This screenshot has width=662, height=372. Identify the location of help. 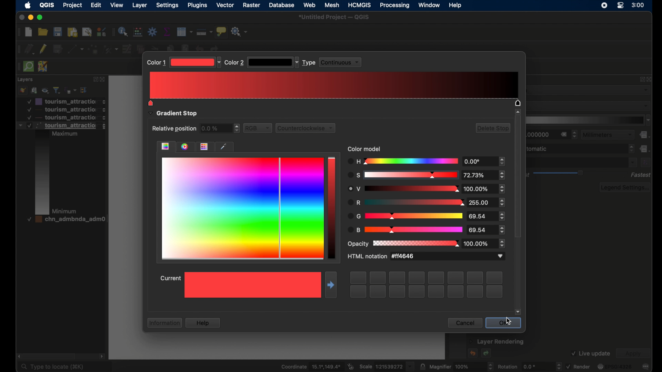
(455, 6).